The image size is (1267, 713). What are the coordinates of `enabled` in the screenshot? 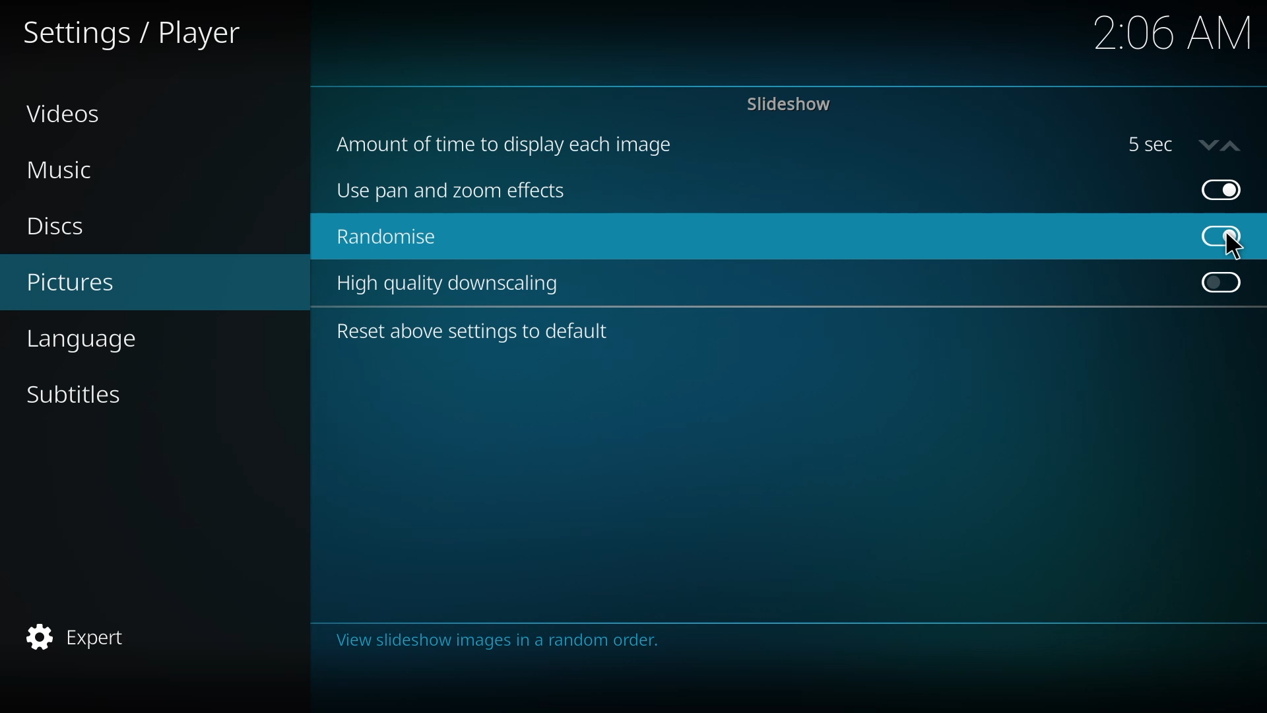 It's located at (1222, 189).